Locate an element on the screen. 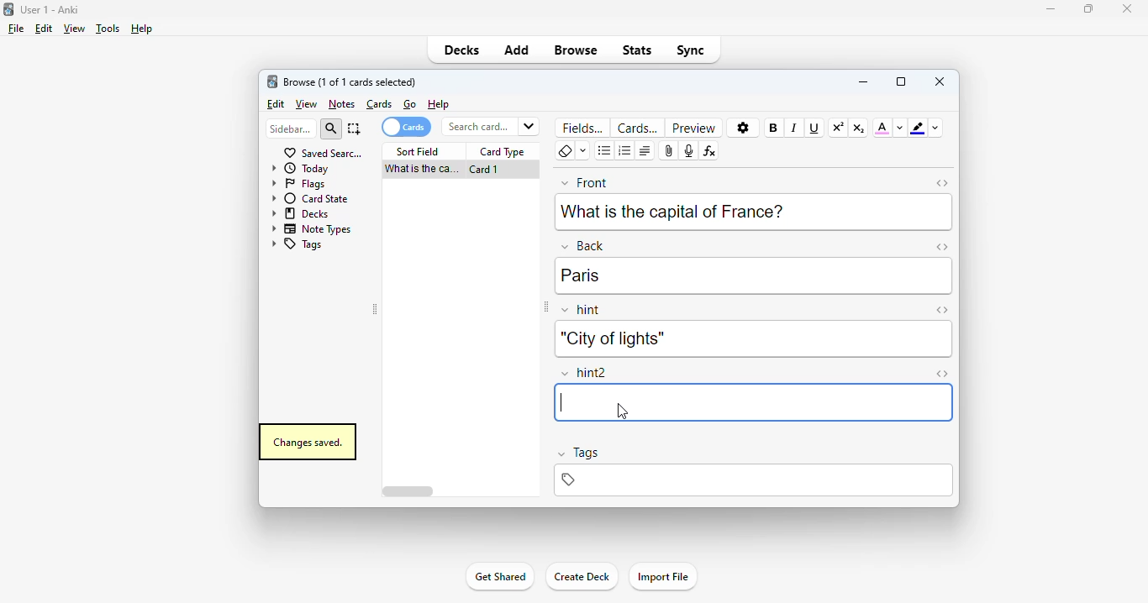 The width and height of the screenshot is (1148, 603). create deck is located at coordinates (581, 575).